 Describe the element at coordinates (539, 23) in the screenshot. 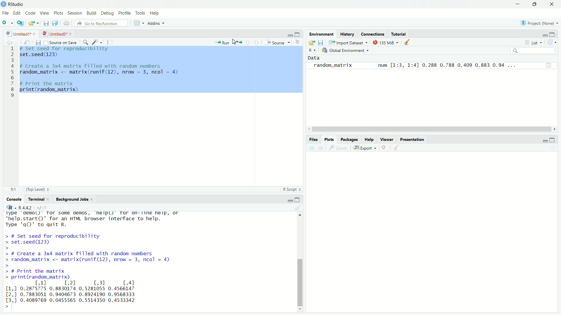

I see `Project: (None) ~` at that location.